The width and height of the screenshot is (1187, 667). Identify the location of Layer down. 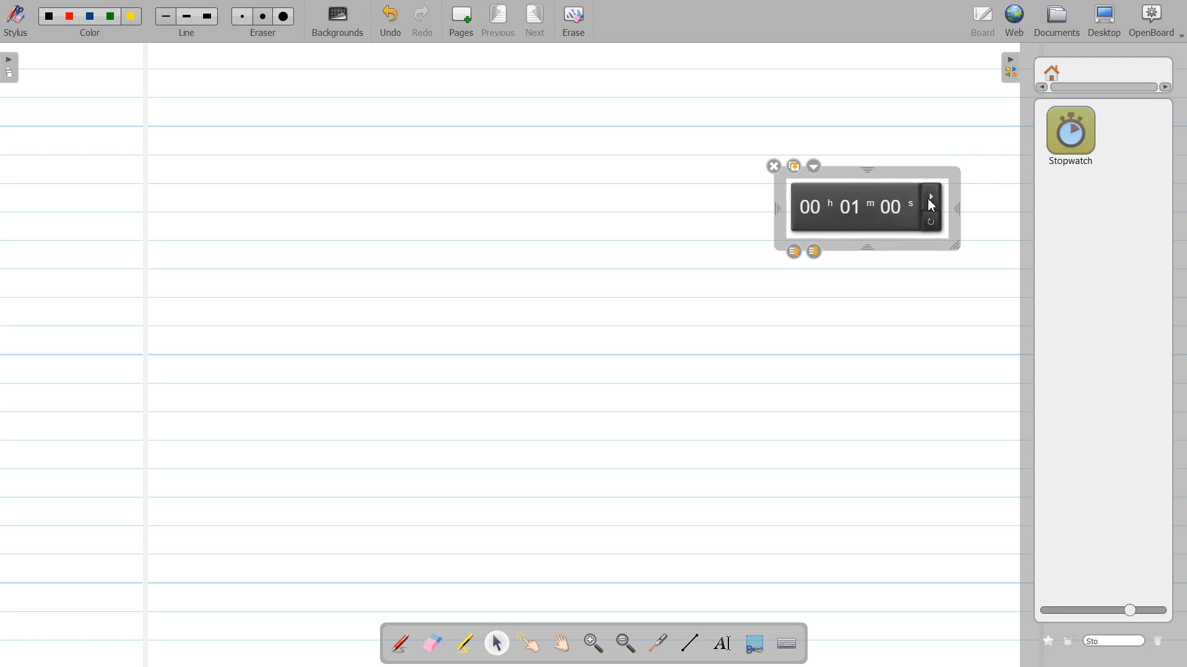
(816, 251).